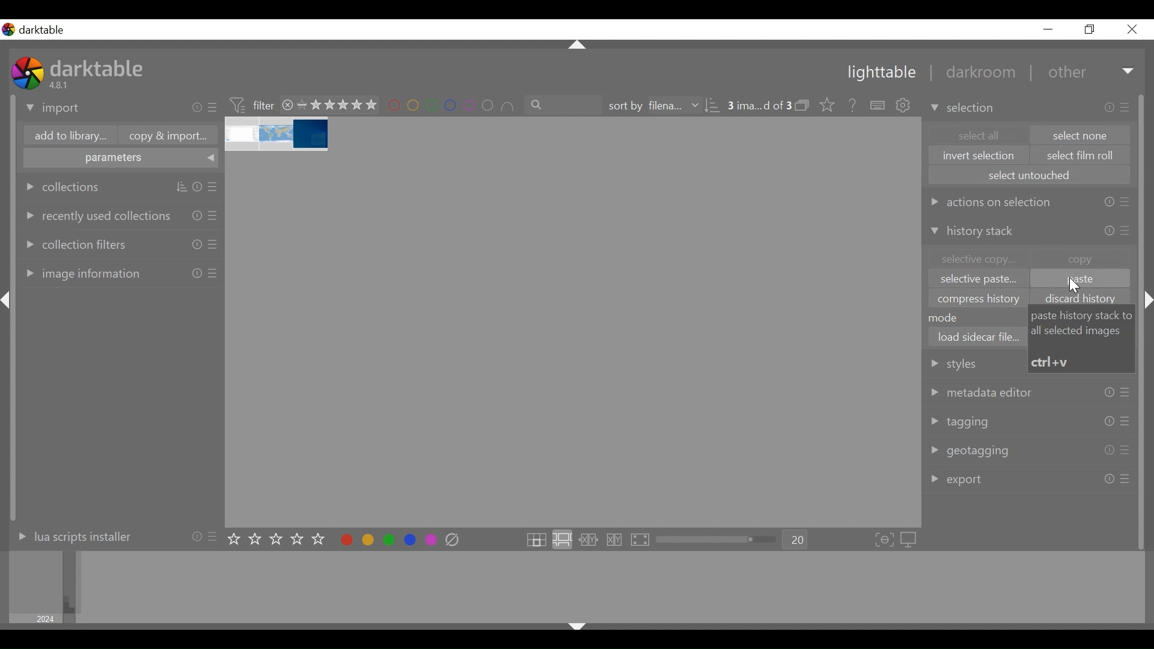 The image size is (1154, 649). What do you see at coordinates (1076, 286) in the screenshot?
I see `cursor` at bounding box center [1076, 286].